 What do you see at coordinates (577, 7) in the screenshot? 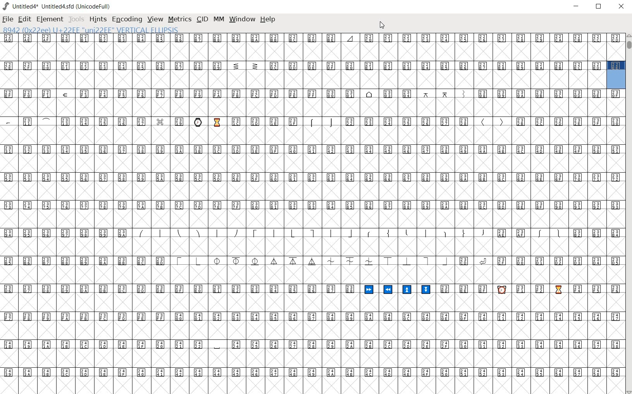
I see `MINIMIZE` at bounding box center [577, 7].